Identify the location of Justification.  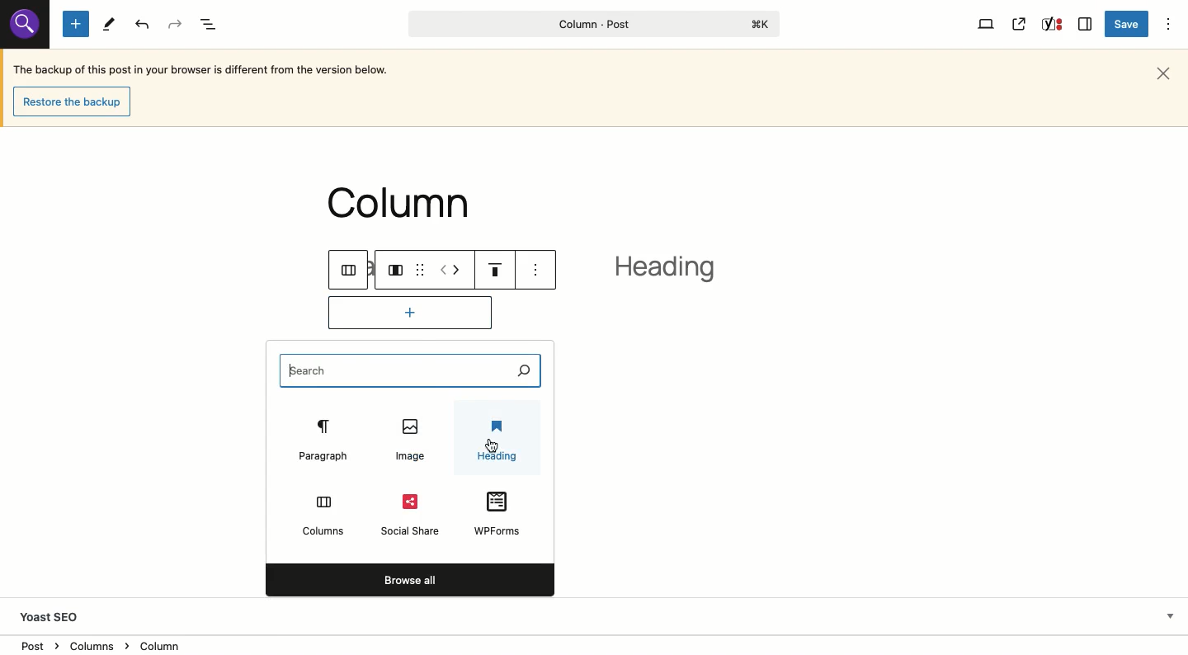
(495, 268).